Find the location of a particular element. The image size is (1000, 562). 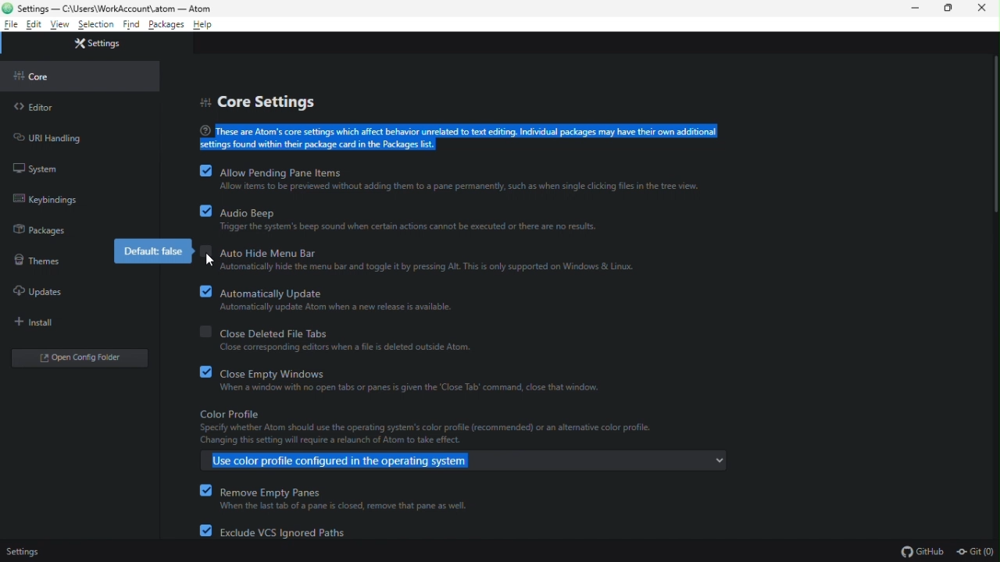

system is located at coordinates (41, 170).